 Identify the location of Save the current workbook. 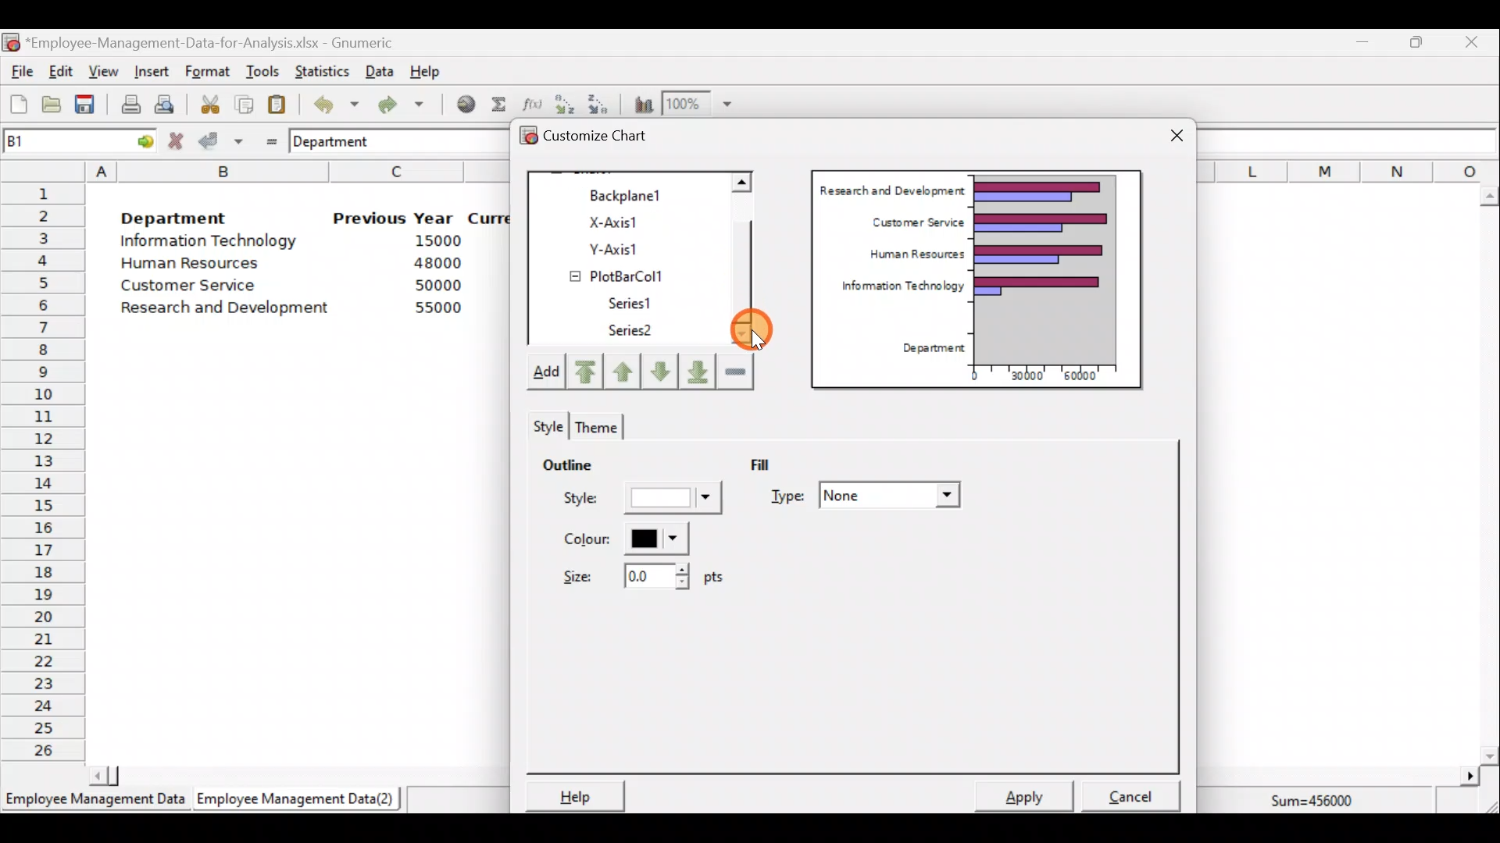
(90, 107).